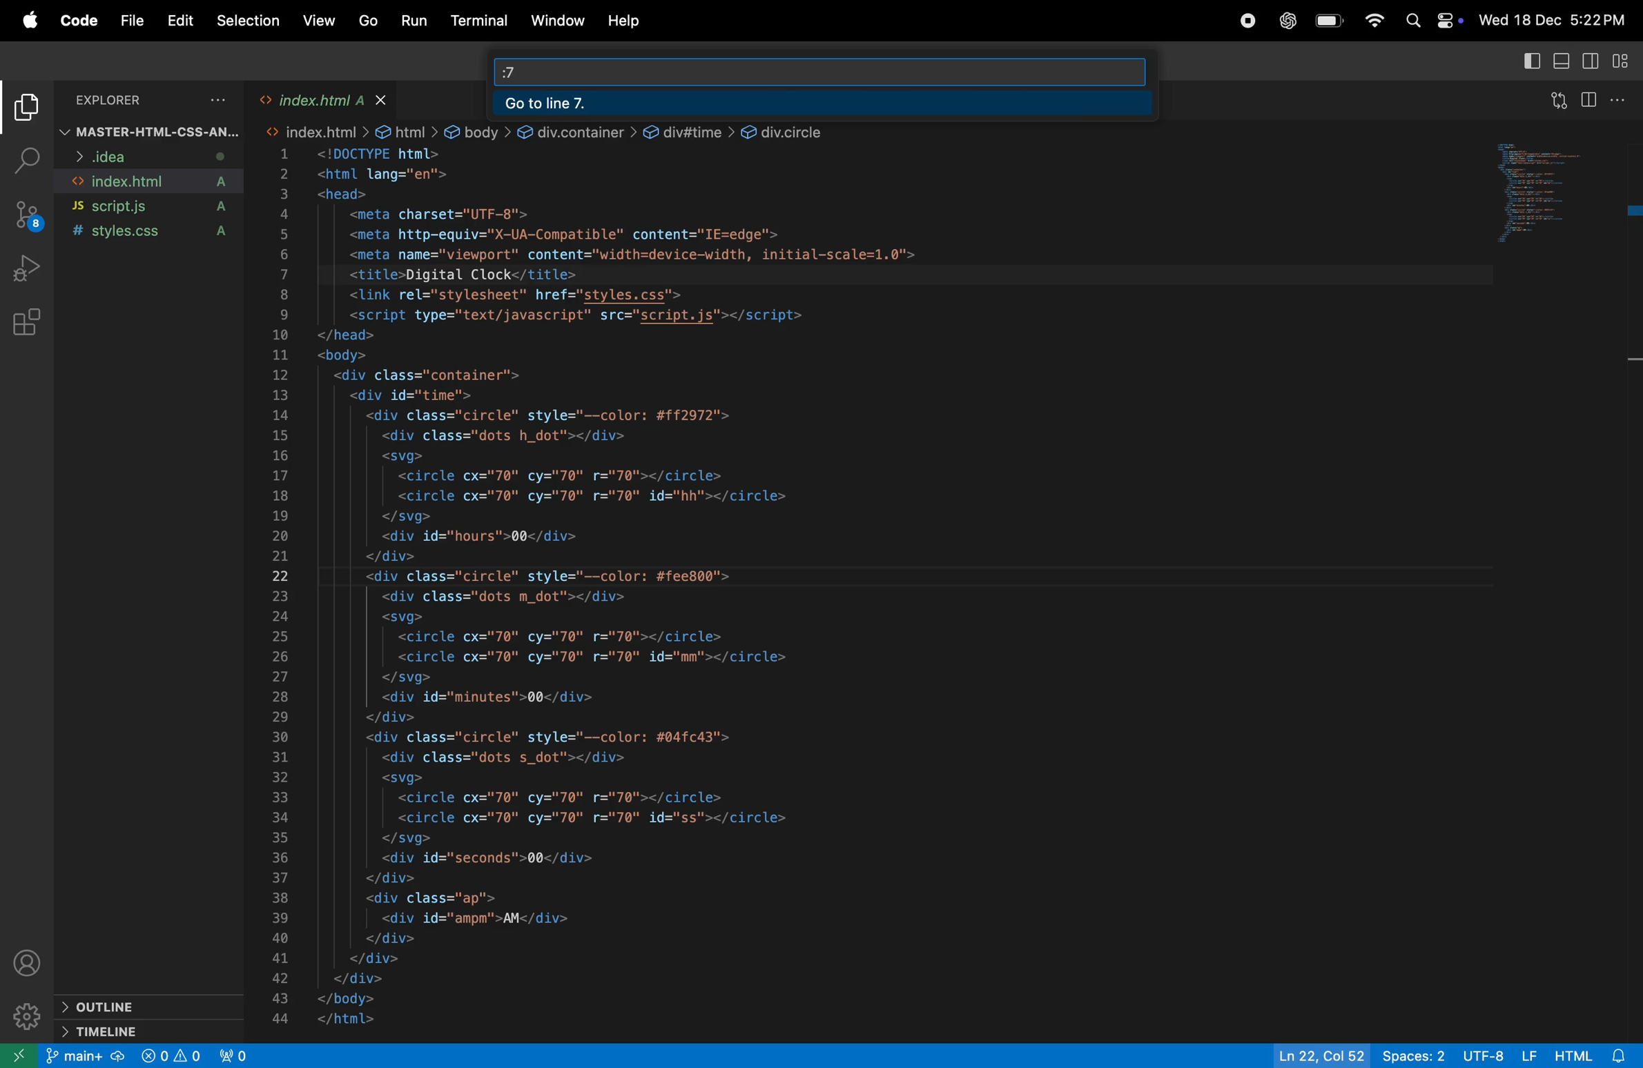  What do you see at coordinates (155, 101) in the screenshot?
I see `explorer` at bounding box center [155, 101].